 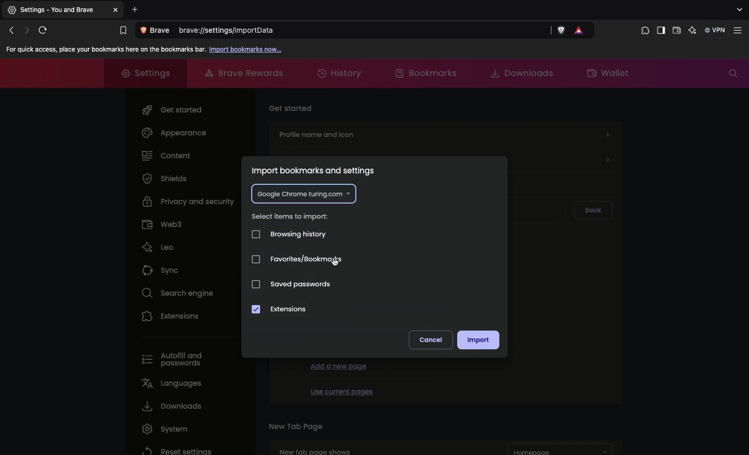 What do you see at coordinates (289, 234) in the screenshot?
I see `Browsing history` at bounding box center [289, 234].